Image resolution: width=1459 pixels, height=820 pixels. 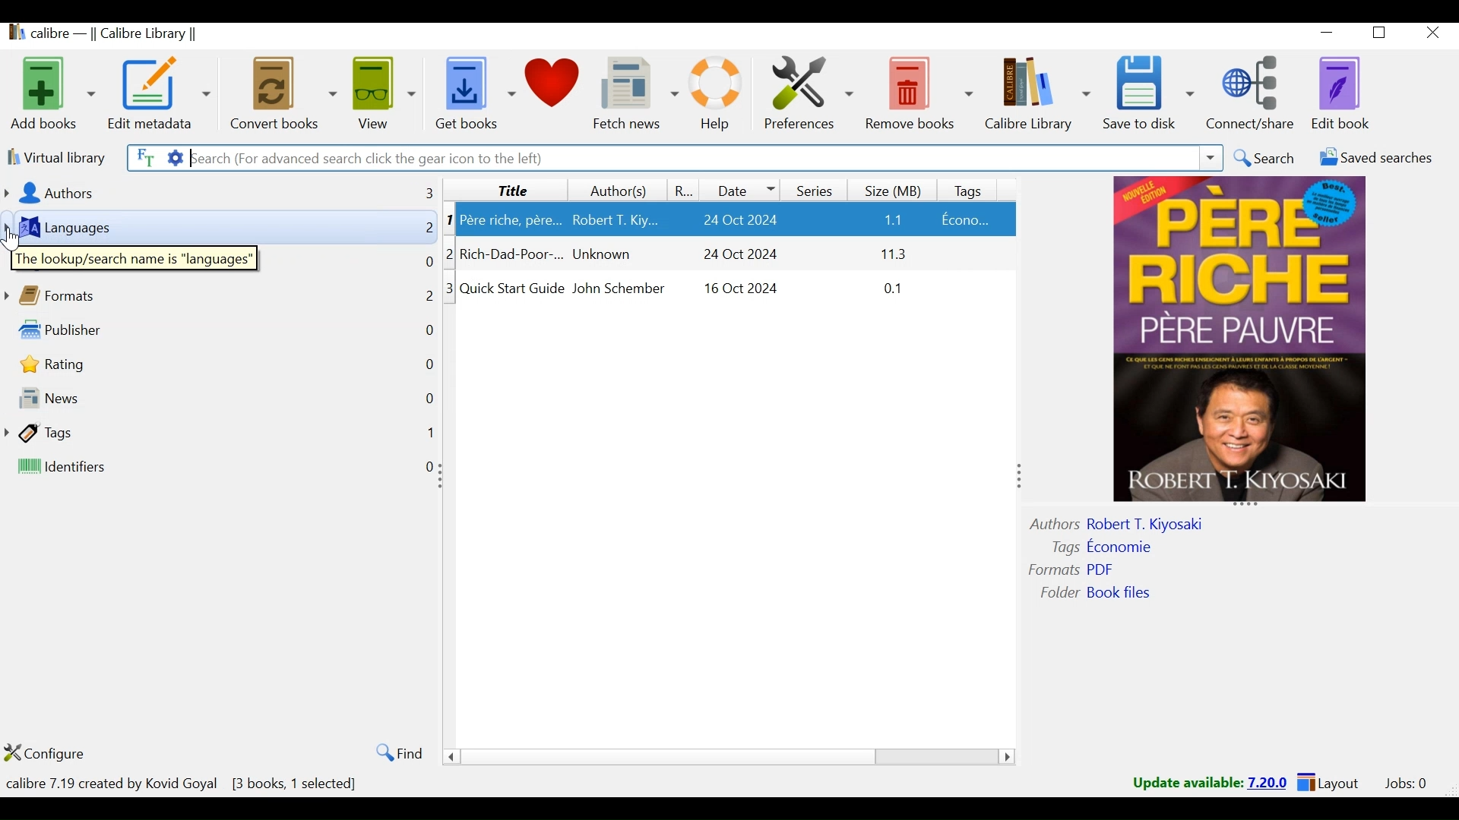 I want to click on 0, so click(x=421, y=363).